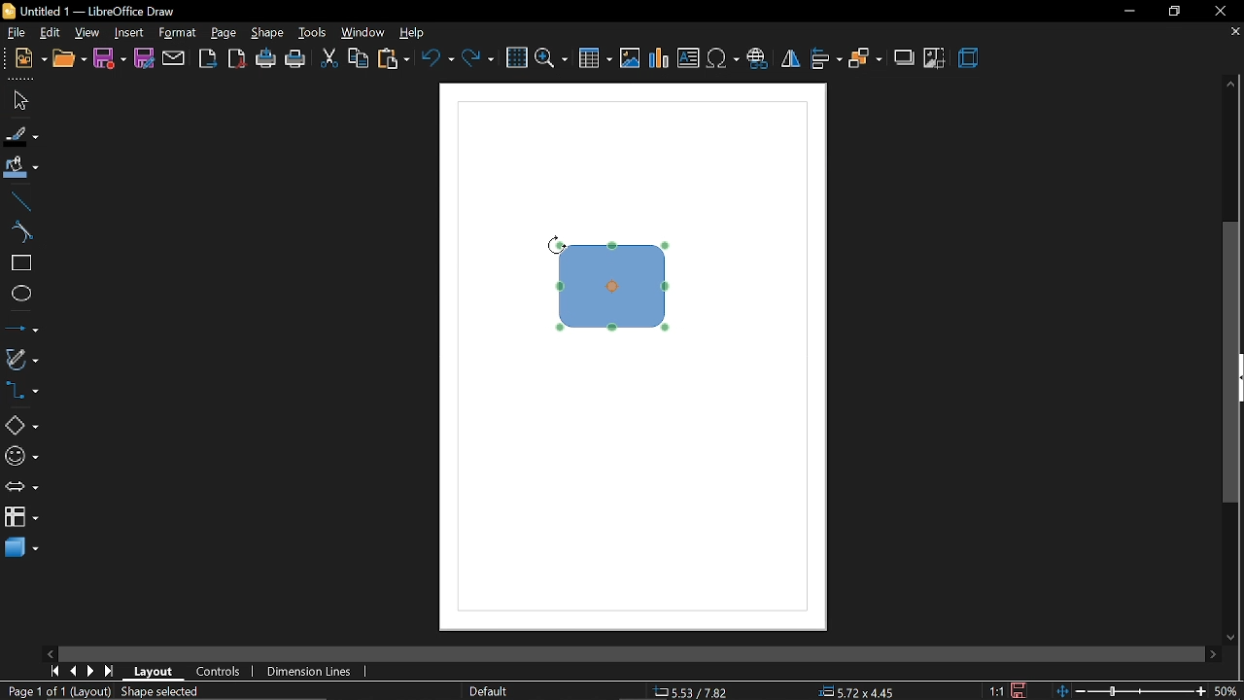  Describe the element at coordinates (594, 59) in the screenshot. I see `insert table` at that location.